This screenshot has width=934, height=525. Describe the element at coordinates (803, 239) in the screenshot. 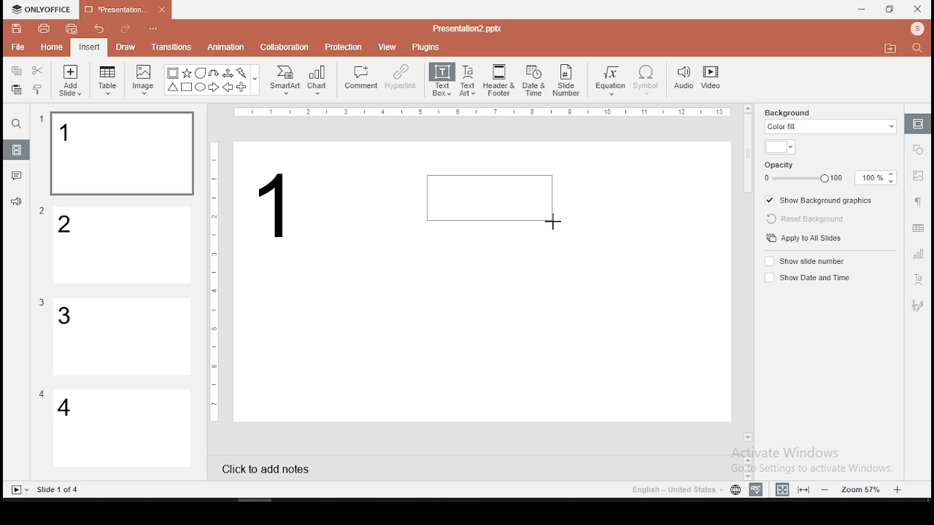

I see `apply to all slides` at that location.